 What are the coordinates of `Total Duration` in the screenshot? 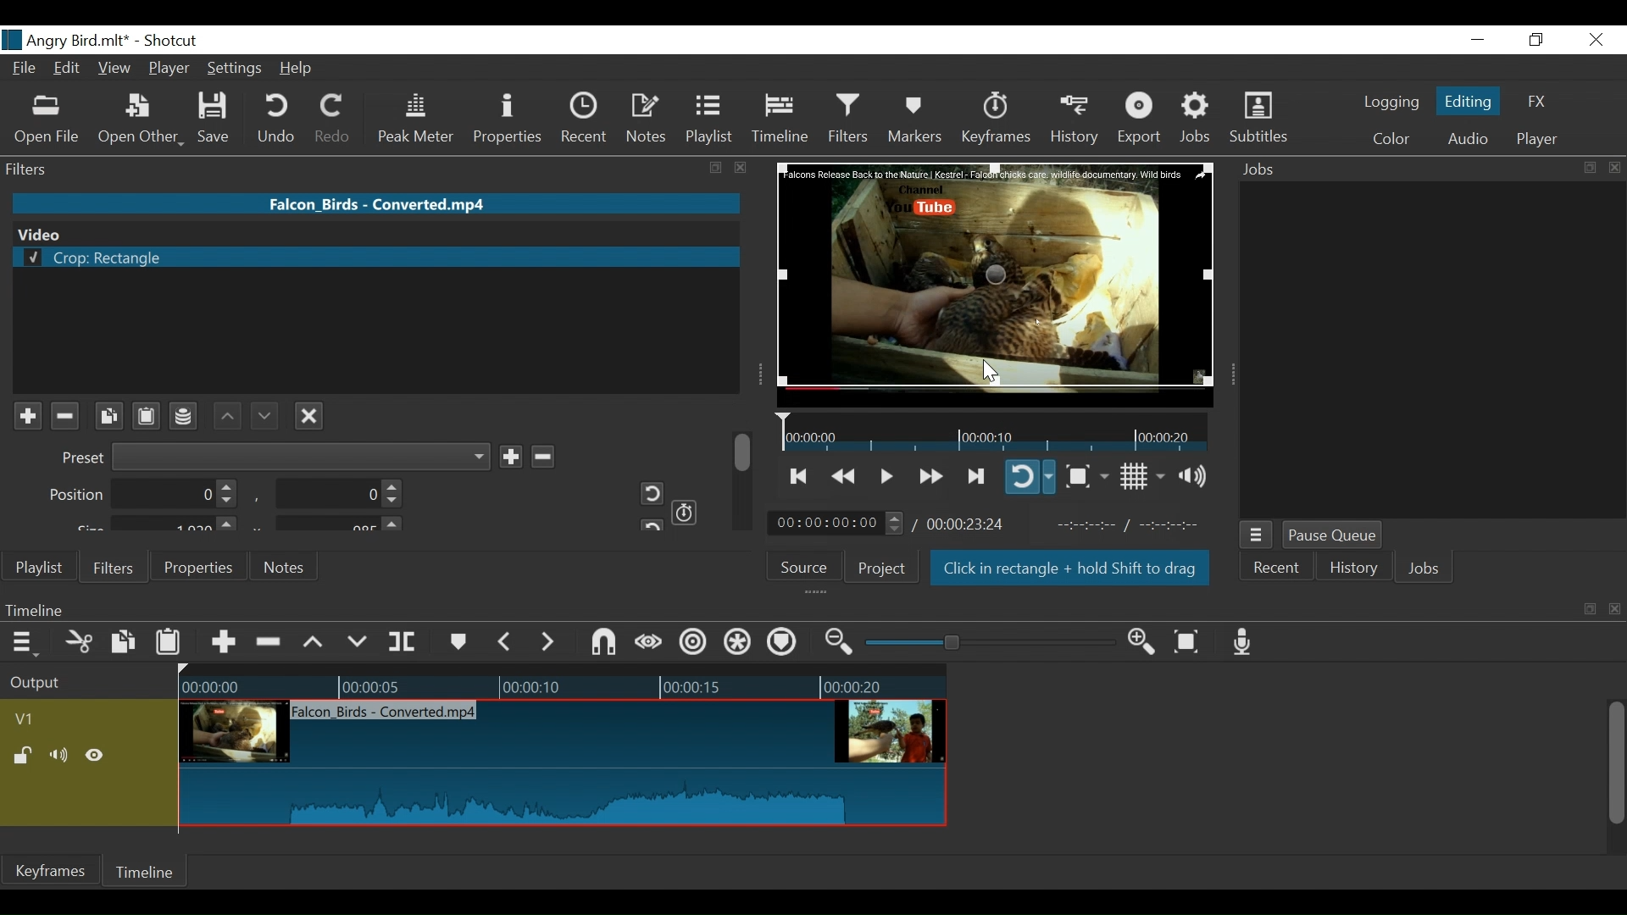 It's located at (968, 524).